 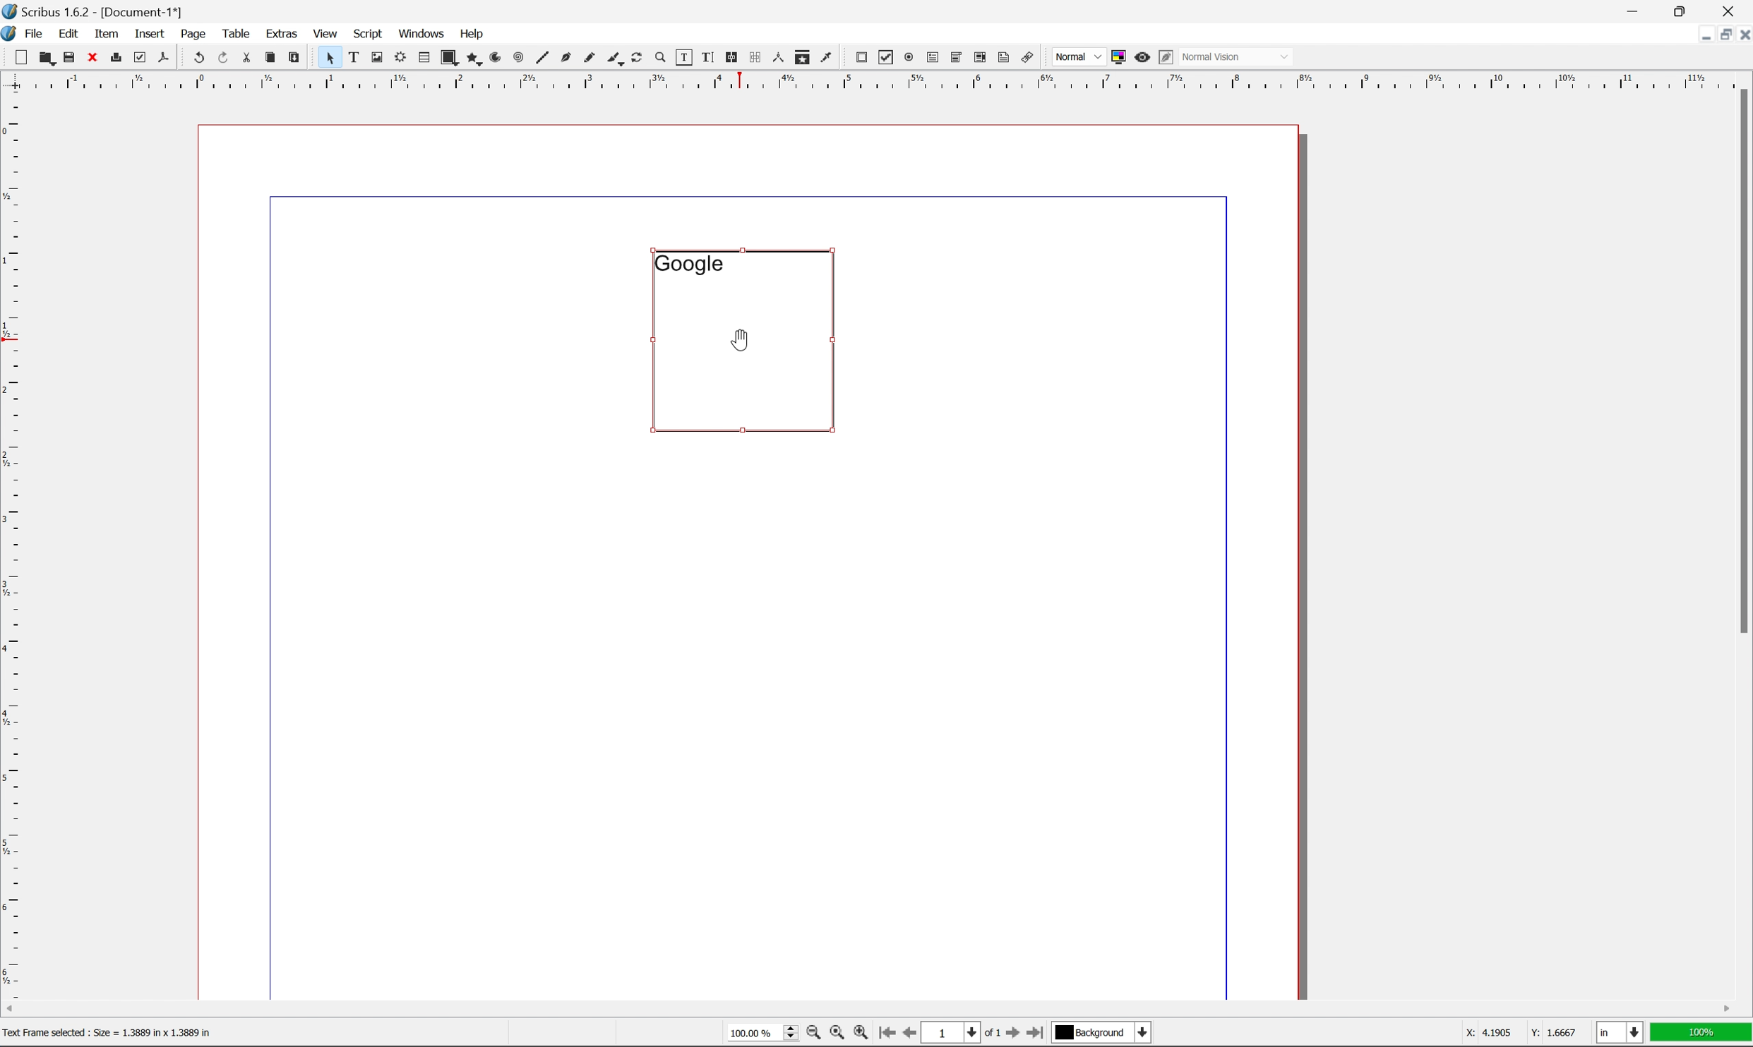 I want to click on minimize, so click(x=1697, y=33).